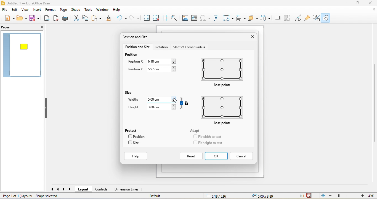 The image size is (377, 199). What do you see at coordinates (84, 190) in the screenshot?
I see `layout` at bounding box center [84, 190].